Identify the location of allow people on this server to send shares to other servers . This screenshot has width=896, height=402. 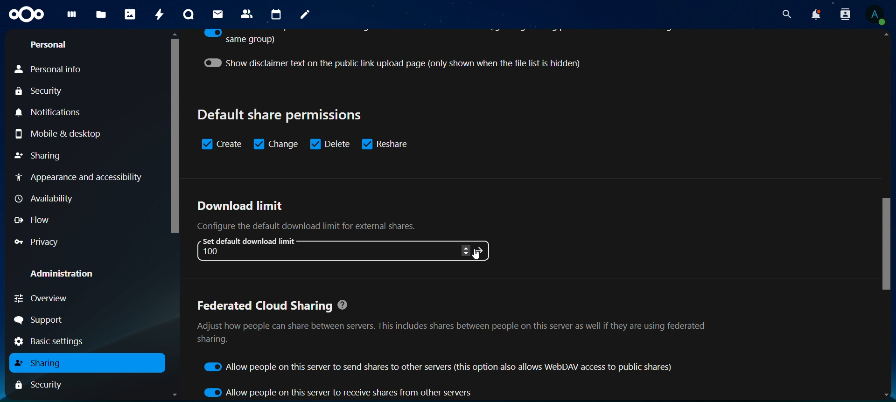
(441, 367).